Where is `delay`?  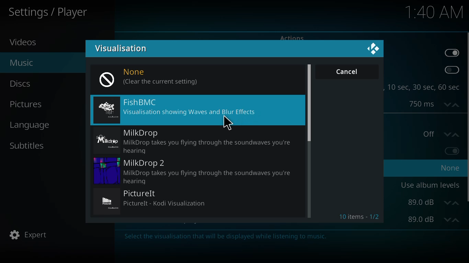
delay is located at coordinates (431, 104).